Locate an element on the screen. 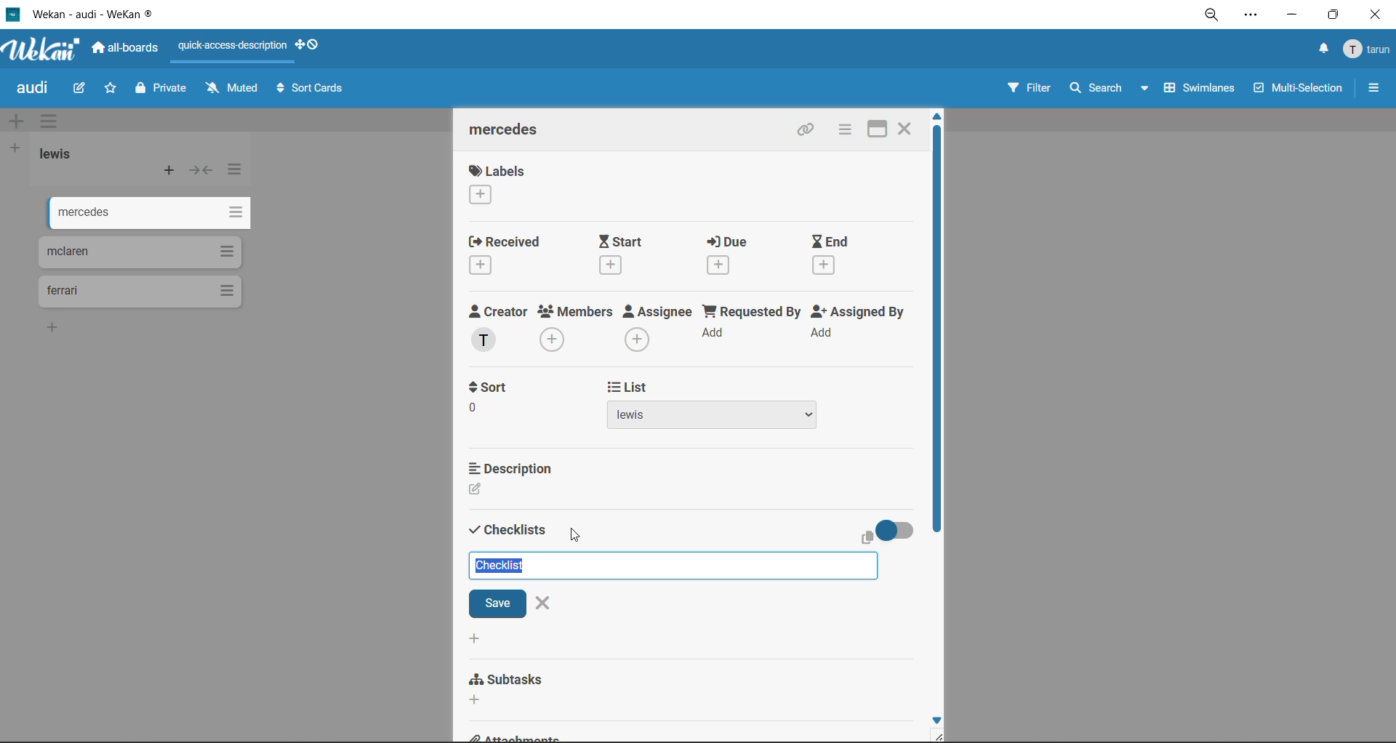  due is located at coordinates (737, 258).